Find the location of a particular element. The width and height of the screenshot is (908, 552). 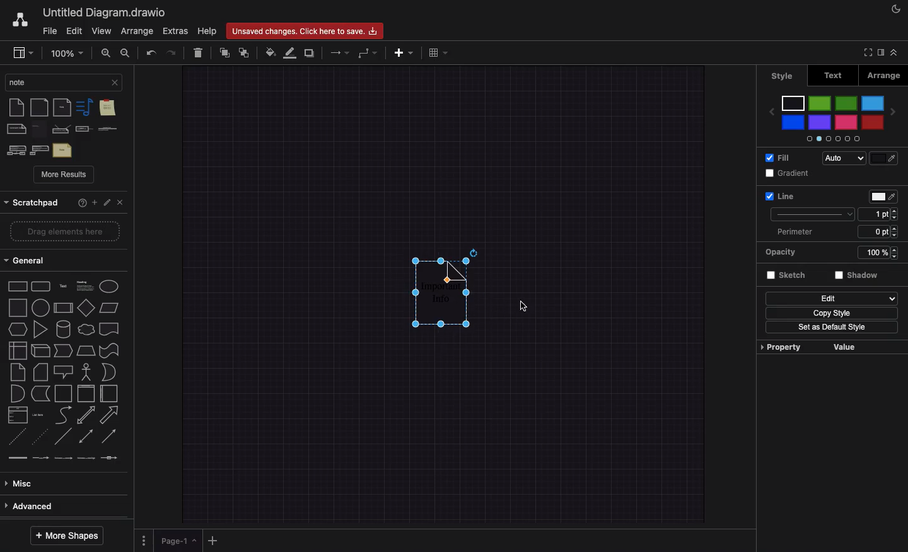

sky blue is located at coordinates (873, 104).